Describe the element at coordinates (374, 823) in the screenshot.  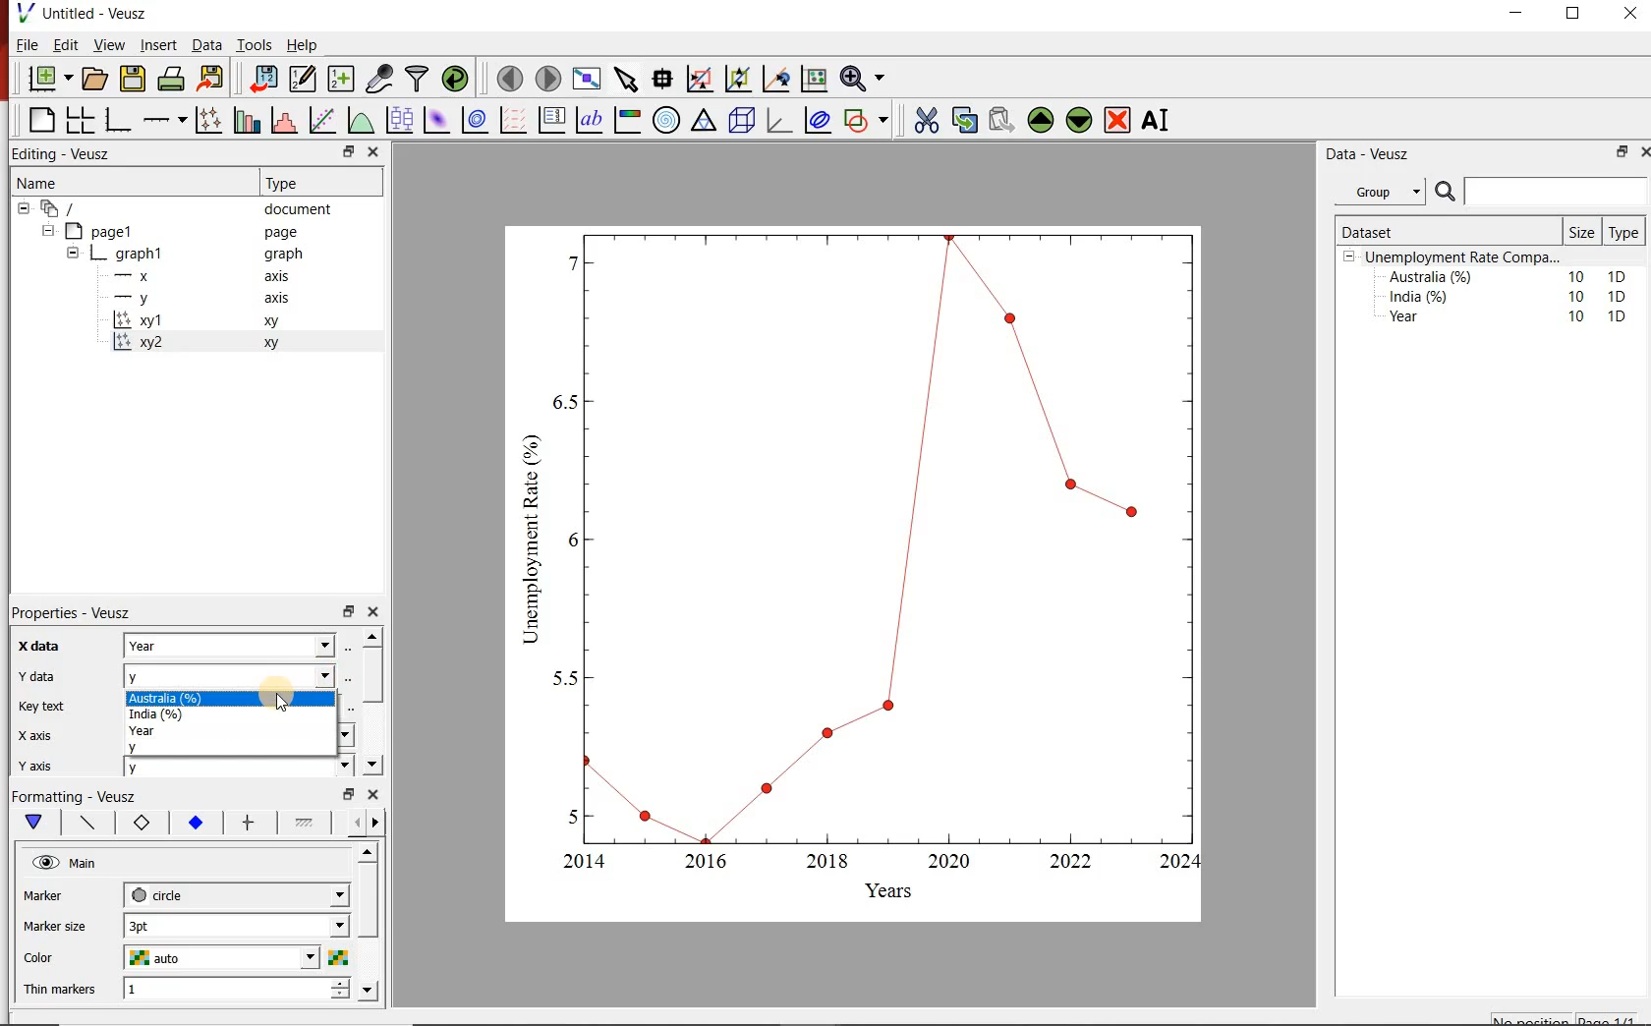
I see `move right` at that location.